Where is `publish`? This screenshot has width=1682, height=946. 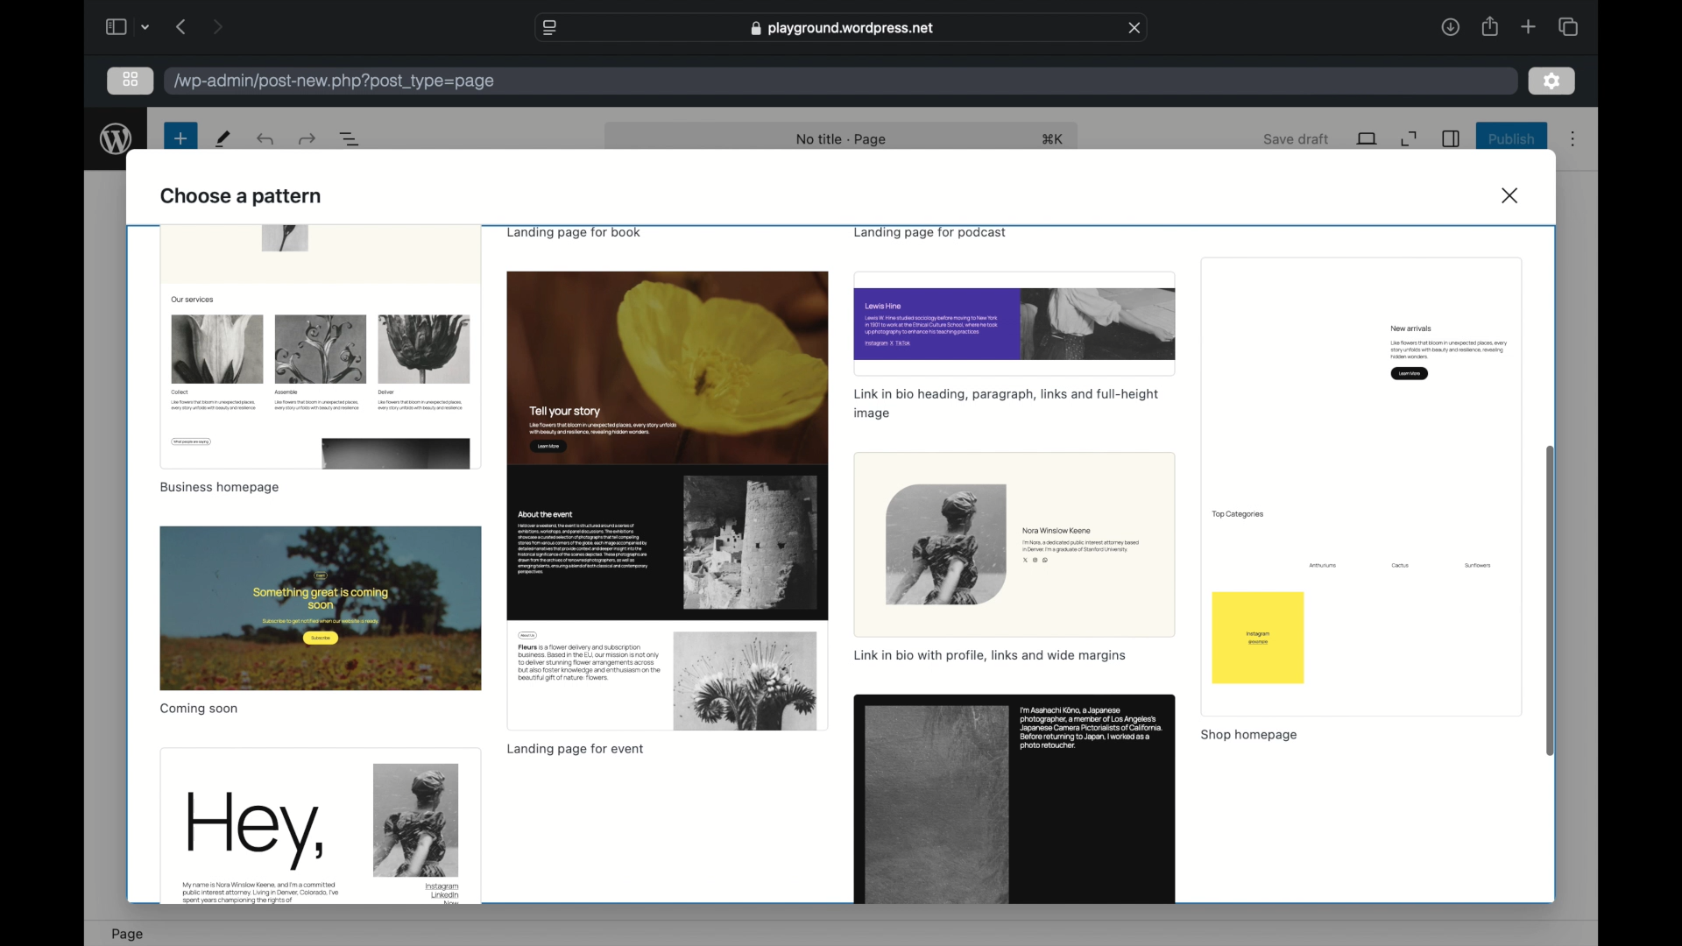
publish is located at coordinates (1513, 139).